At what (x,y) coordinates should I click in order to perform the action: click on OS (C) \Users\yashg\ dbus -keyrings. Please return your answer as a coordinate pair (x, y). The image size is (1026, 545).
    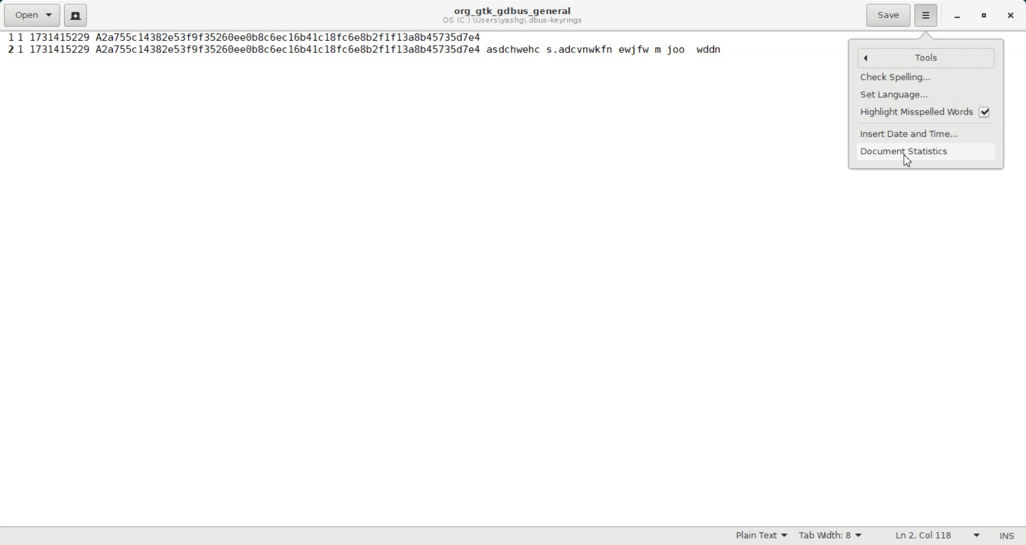
    Looking at the image, I should click on (515, 22).